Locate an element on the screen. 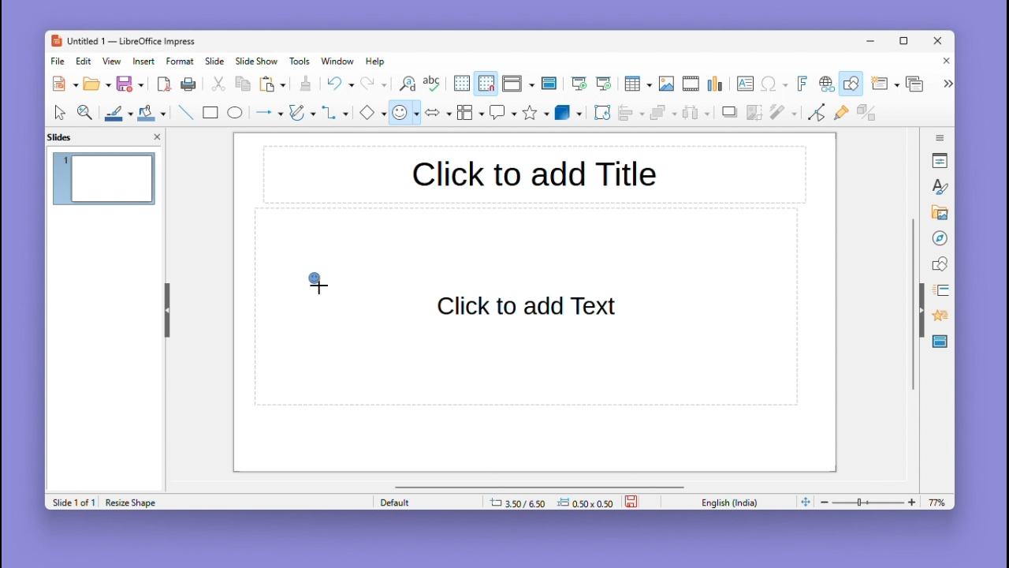  Shadow is located at coordinates (730, 115).